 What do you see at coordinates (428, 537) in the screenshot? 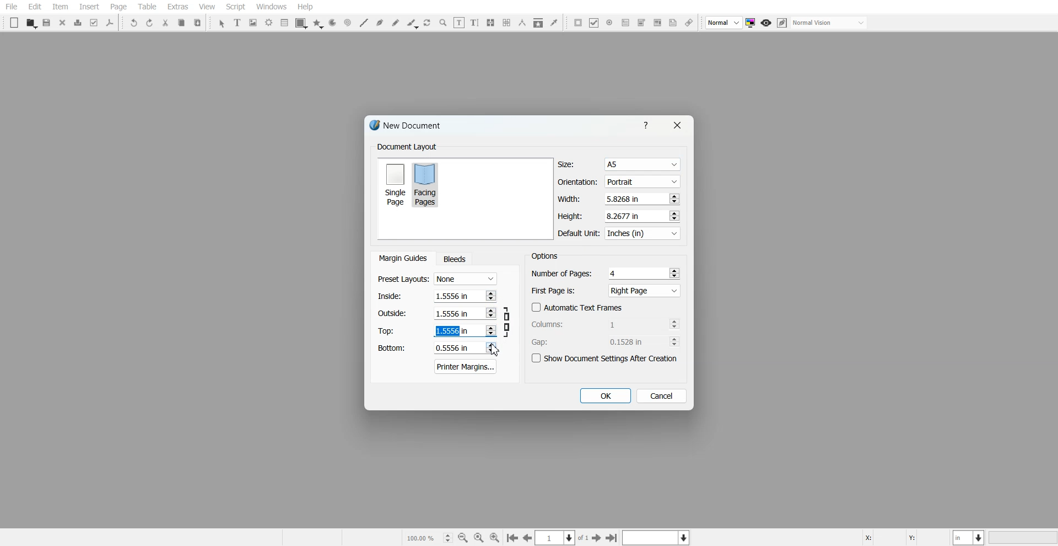
I see `Select current zoom` at bounding box center [428, 537].